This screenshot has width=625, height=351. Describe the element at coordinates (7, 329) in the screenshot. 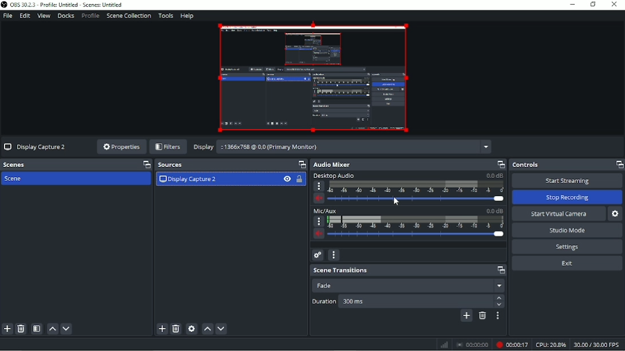

I see `Add scen` at that location.